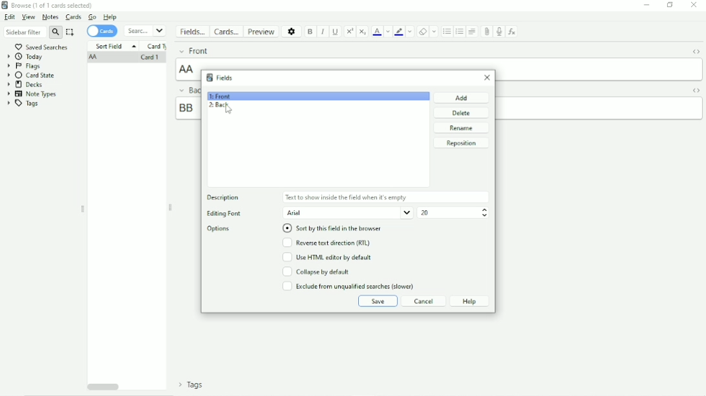  Describe the element at coordinates (262, 32) in the screenshot. I see `Preview` at that location.